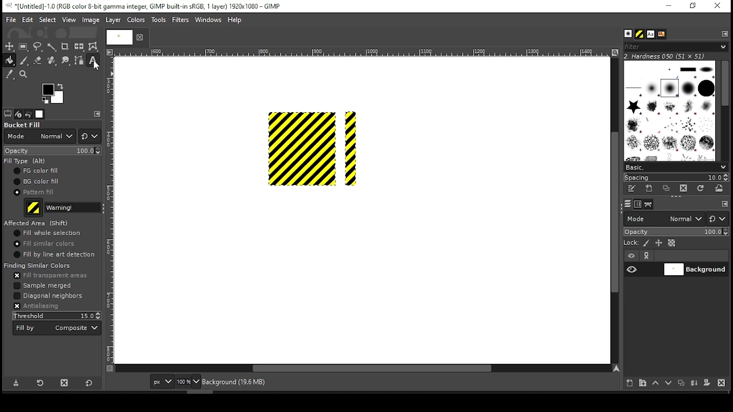 The image size is (733, 412). I want to click on 2. hardness 050 (51x51), so click(668, 56).